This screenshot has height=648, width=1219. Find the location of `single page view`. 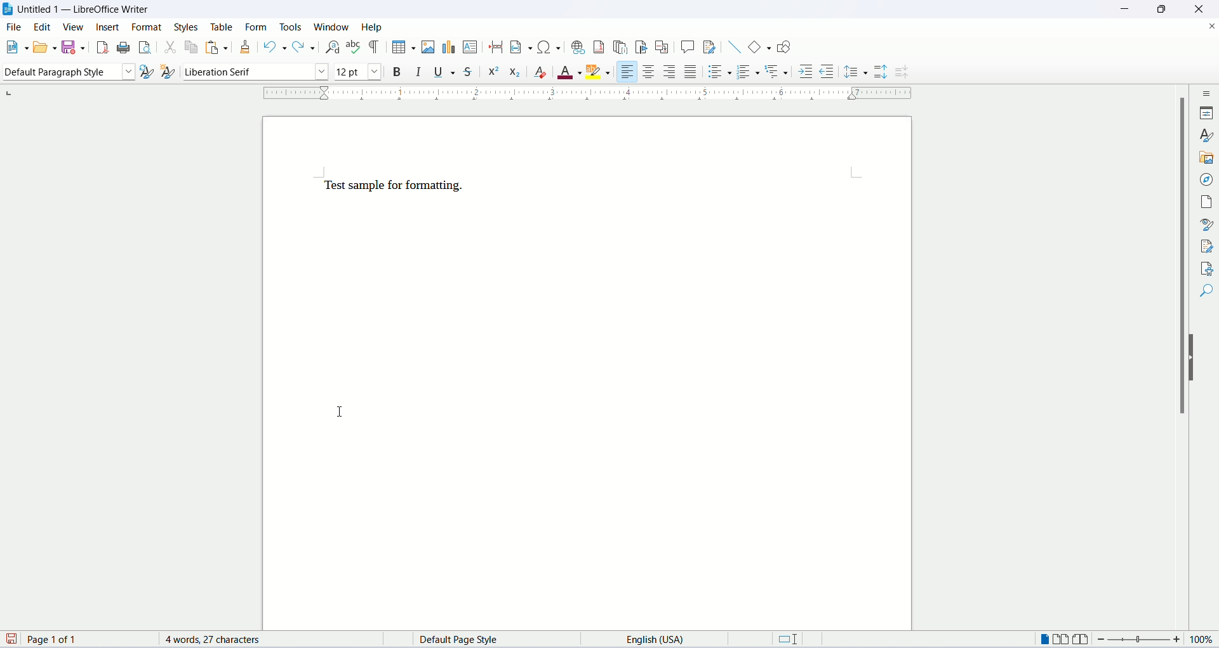

single page view is located at coordinates (1046, 639).